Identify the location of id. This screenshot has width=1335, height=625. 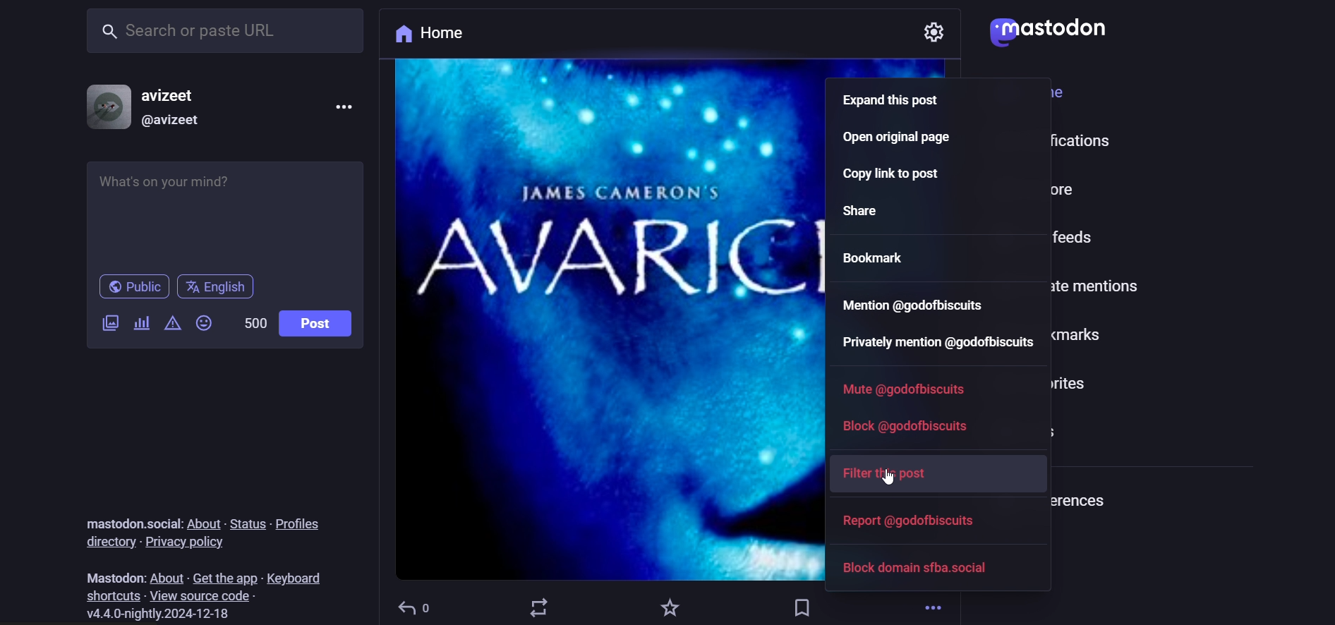
(177, 121).